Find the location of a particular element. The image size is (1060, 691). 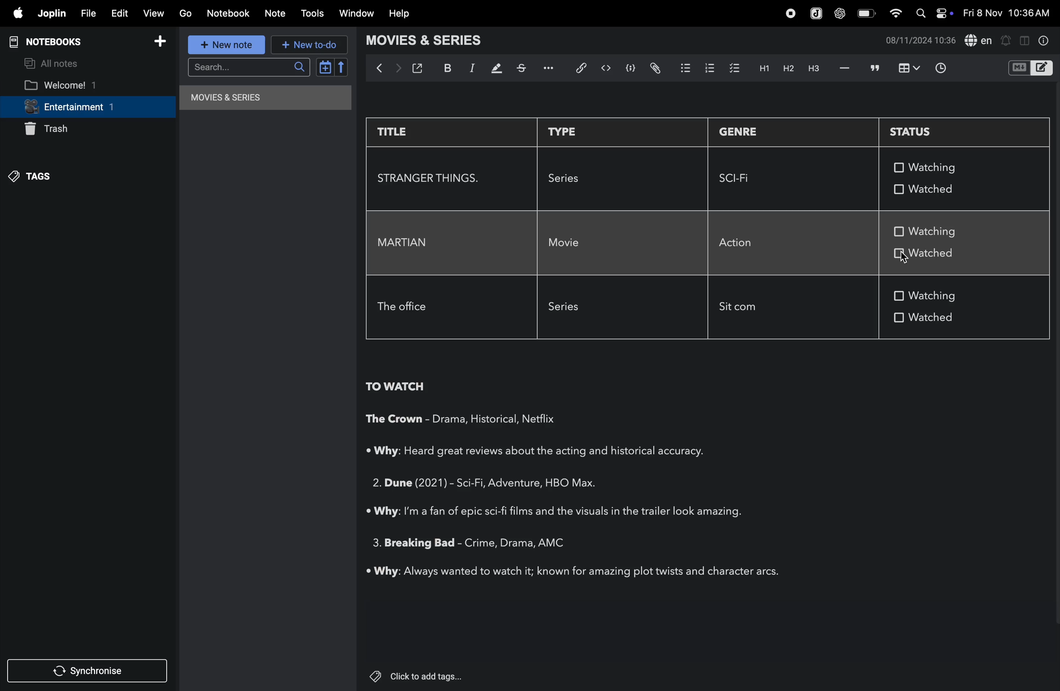

notebooks is located at coordinates (52, 41).